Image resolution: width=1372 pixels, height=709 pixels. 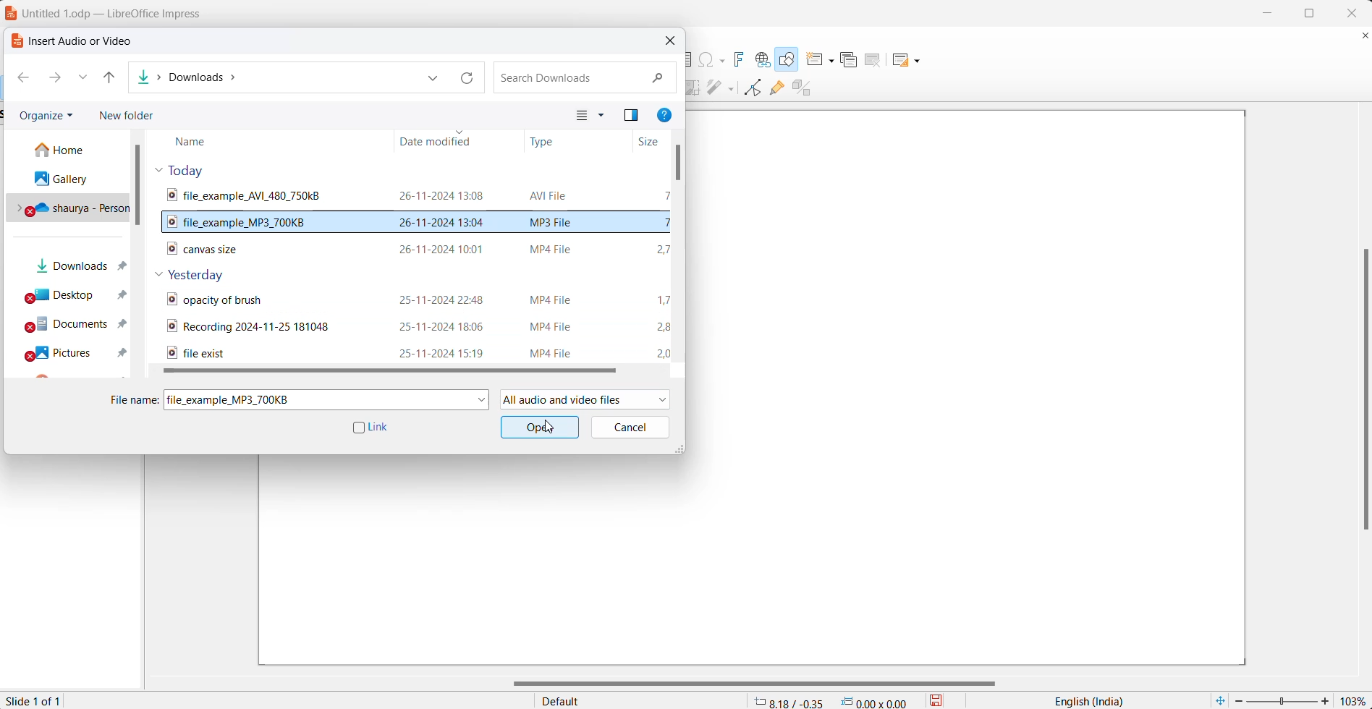 What do you see at coordinates (310, 399) in the screenshot?
I see `selected file name` at bounding box center [310, 399].